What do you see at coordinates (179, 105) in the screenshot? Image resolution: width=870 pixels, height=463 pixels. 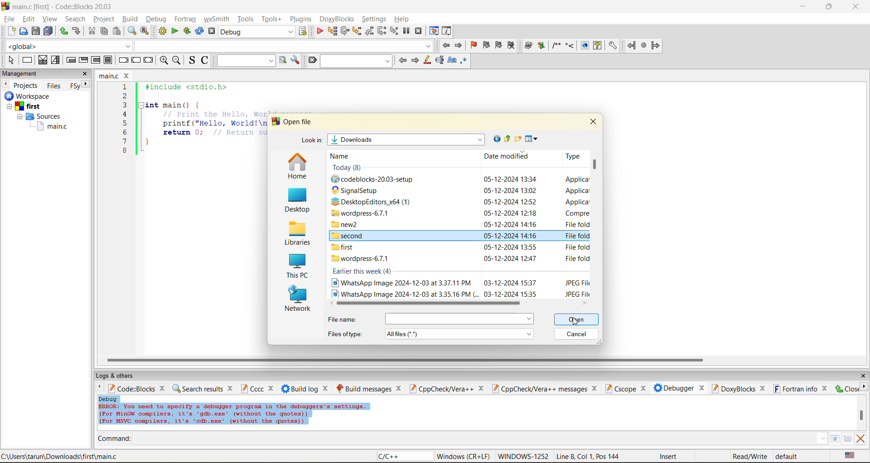 I see `int main(){` at bounding box center [179, 105].